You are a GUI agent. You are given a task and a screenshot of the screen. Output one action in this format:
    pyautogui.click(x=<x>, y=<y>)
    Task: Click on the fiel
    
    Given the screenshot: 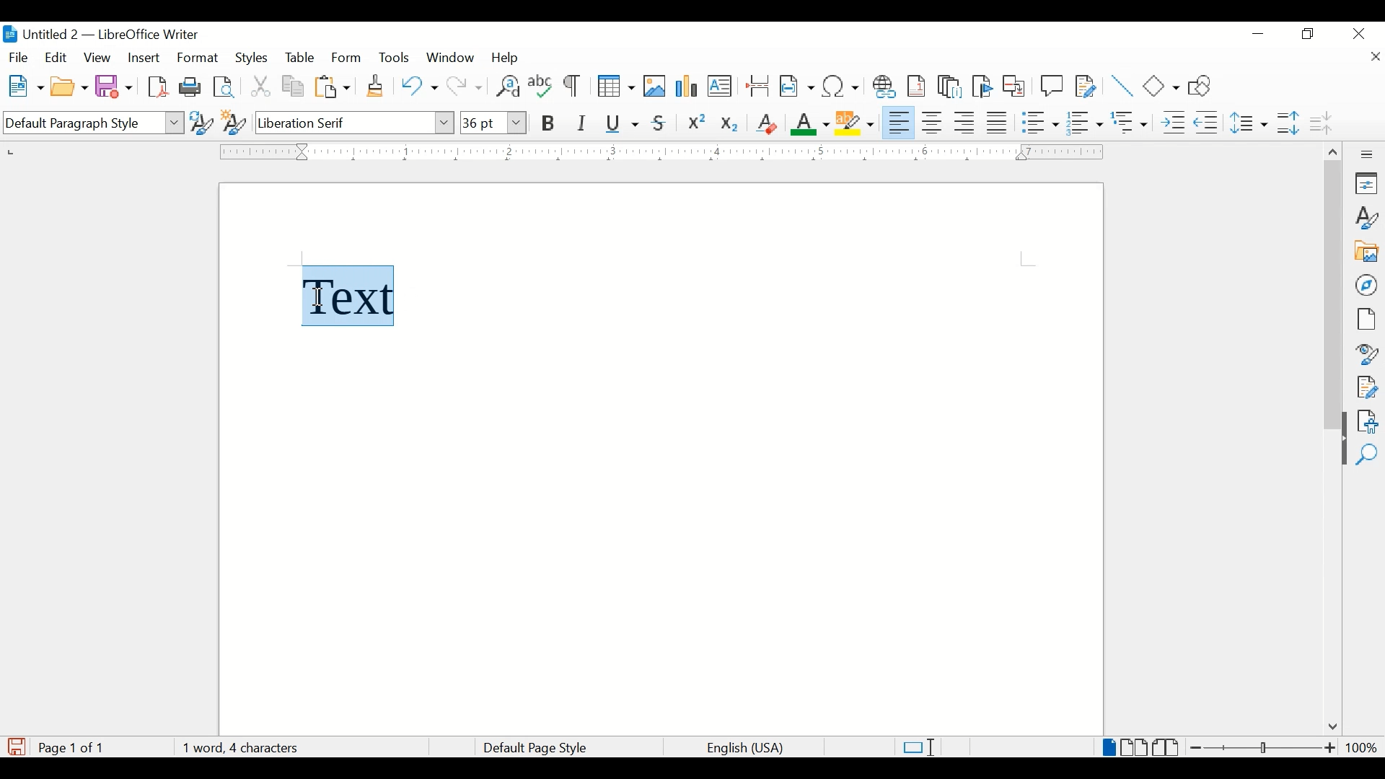 What is the action you would take?
    pyautogui.click(x=19, y=58)
    